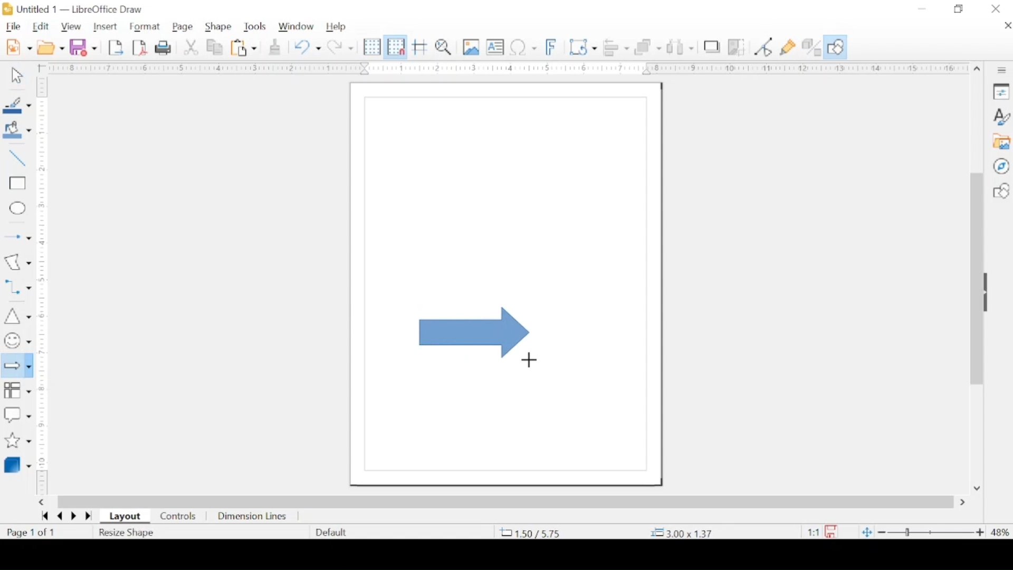 The height and width of the screenshot is (570, 1013). What do you see at coordinates (16, 365) in the screenshot?
I see `block arrow` at bounding box center [16, 365].